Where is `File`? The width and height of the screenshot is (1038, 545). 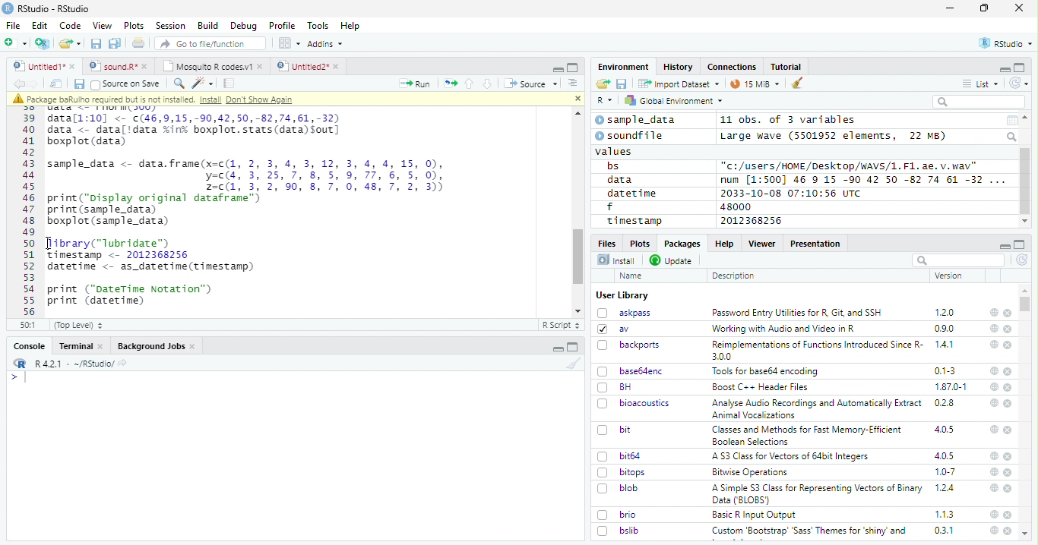 File is located at coordinates (12, 25).